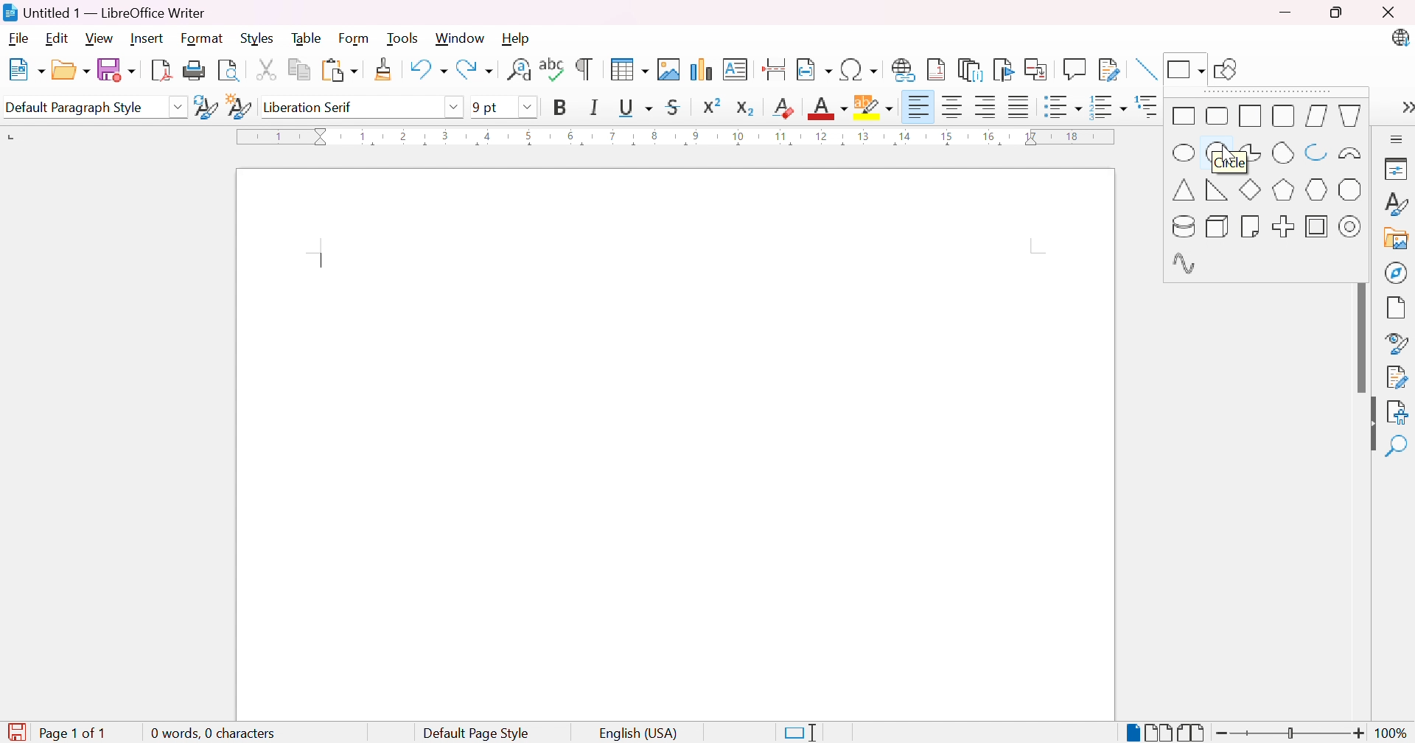 The width and height of the screenshot is (1415, 743). Describe the element at coordinates (699, 69) in the screenshot. I see `Insert chart` at that location.